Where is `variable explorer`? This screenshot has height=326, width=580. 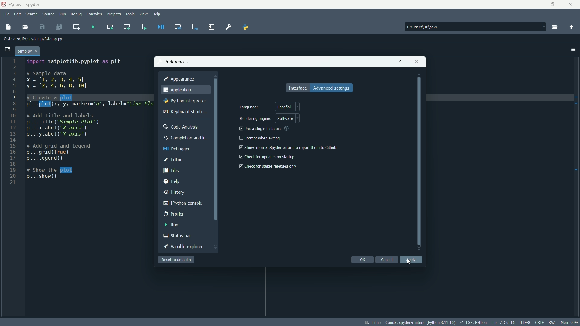
variable explorer is located at coordinates (183, 247).